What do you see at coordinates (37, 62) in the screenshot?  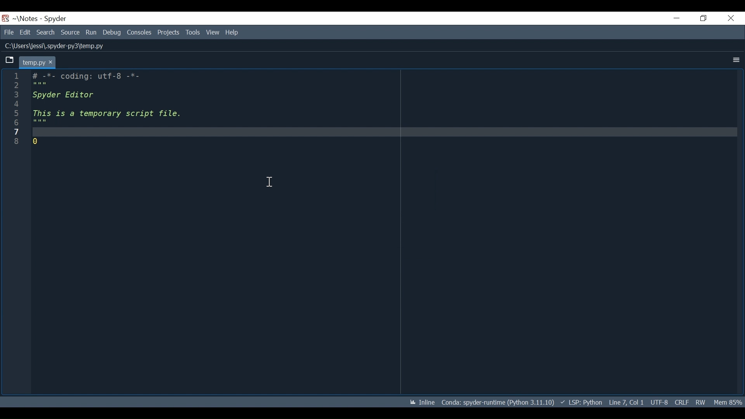 I see `temp.py` at bounding box center [37, 62].